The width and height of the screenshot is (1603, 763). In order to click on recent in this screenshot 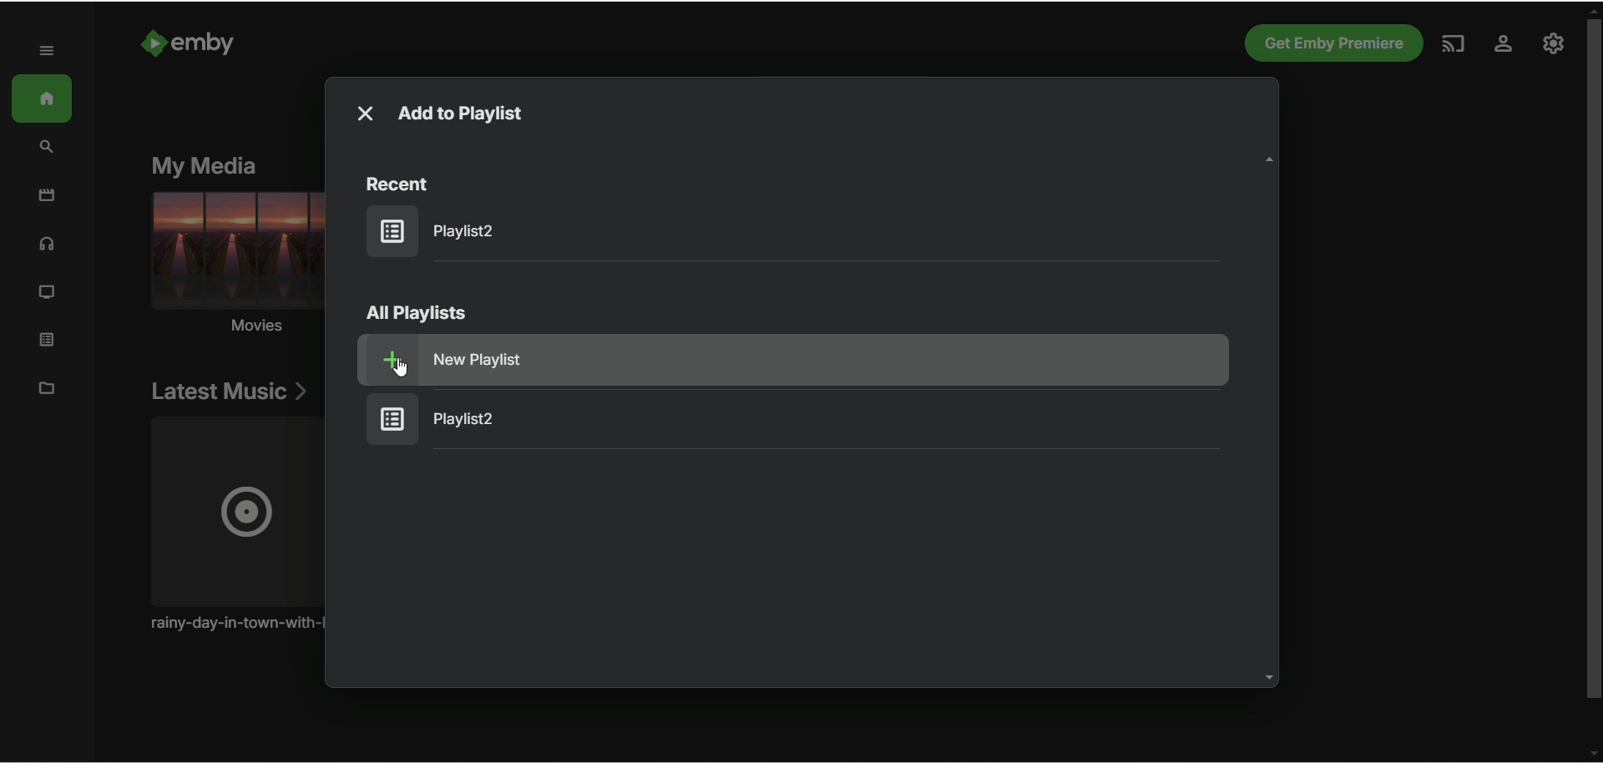, I will do `click(399, 184)`.